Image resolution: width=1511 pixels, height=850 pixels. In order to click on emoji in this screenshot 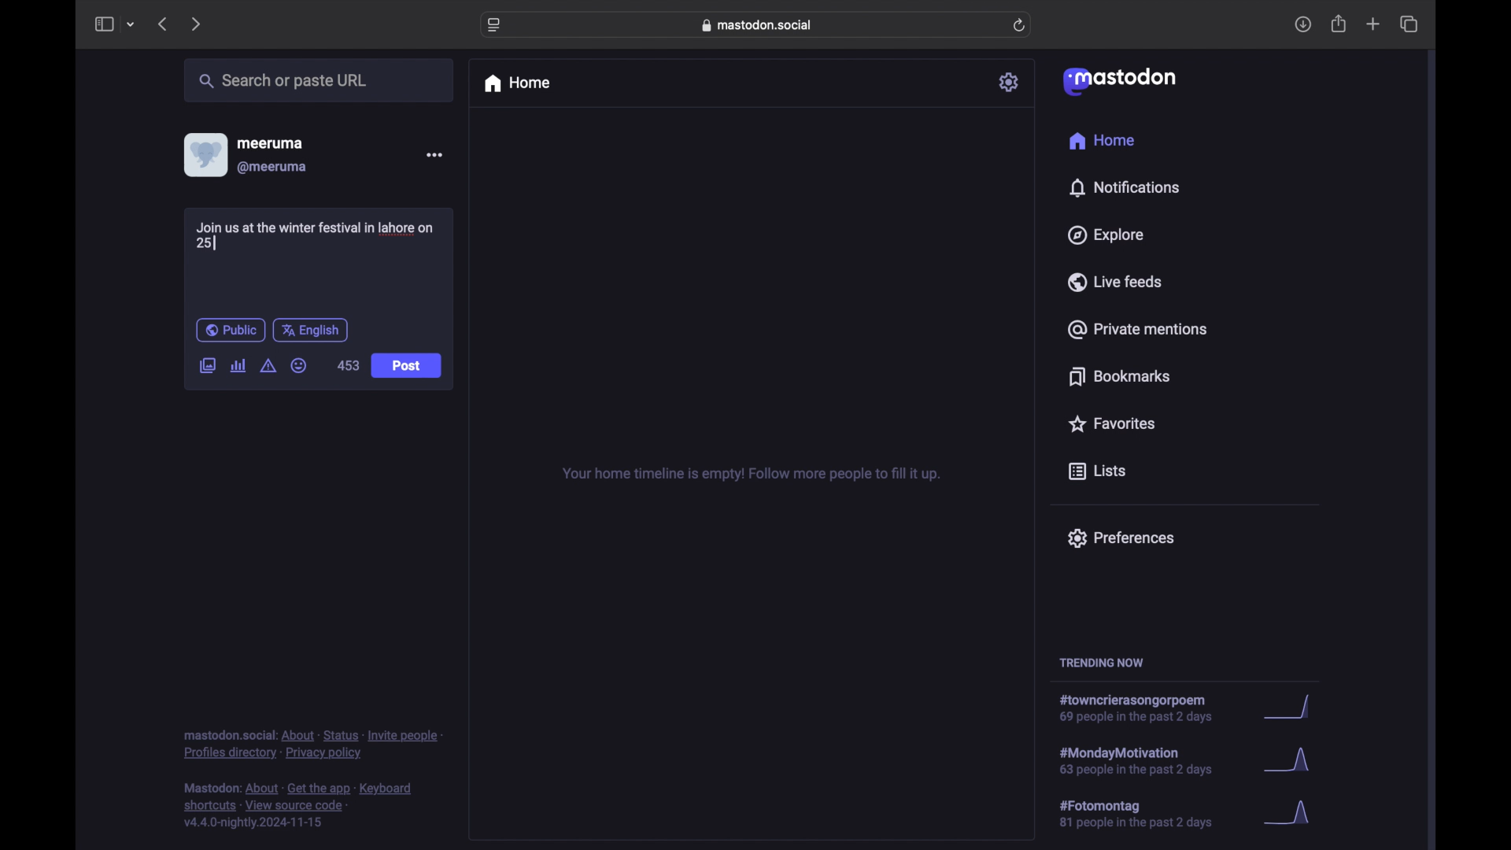, I will do `click(299, 366)`.